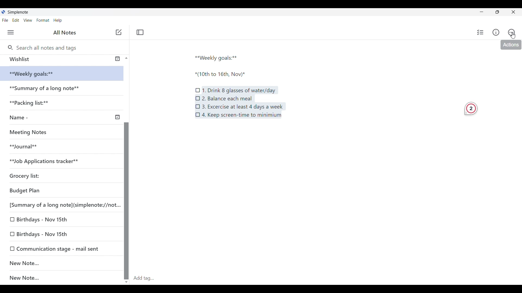 The image size is (522, 293). I want to click on New note, so click(119, 32).